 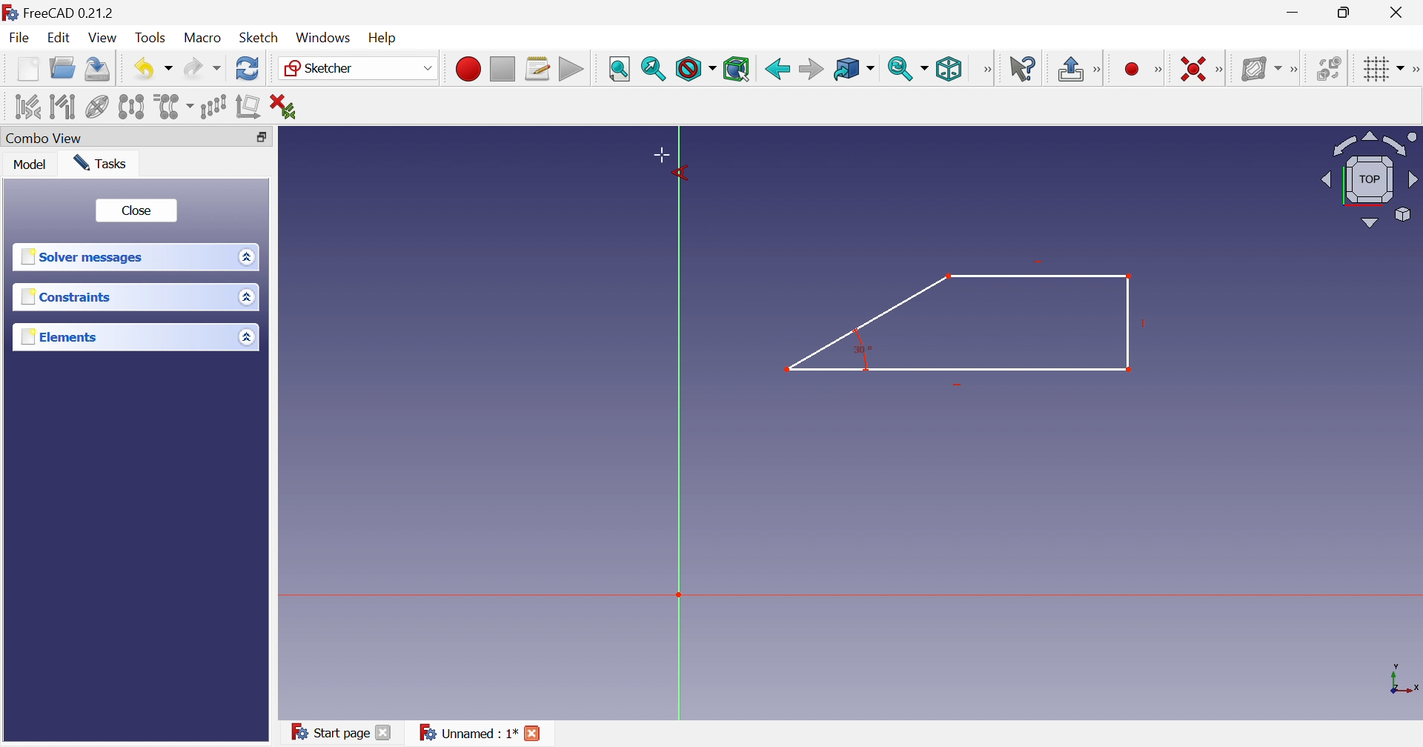 What do you see at coordinates (388, 36) in the screenshot?
I see `Help` at bounding box center [388, 36].